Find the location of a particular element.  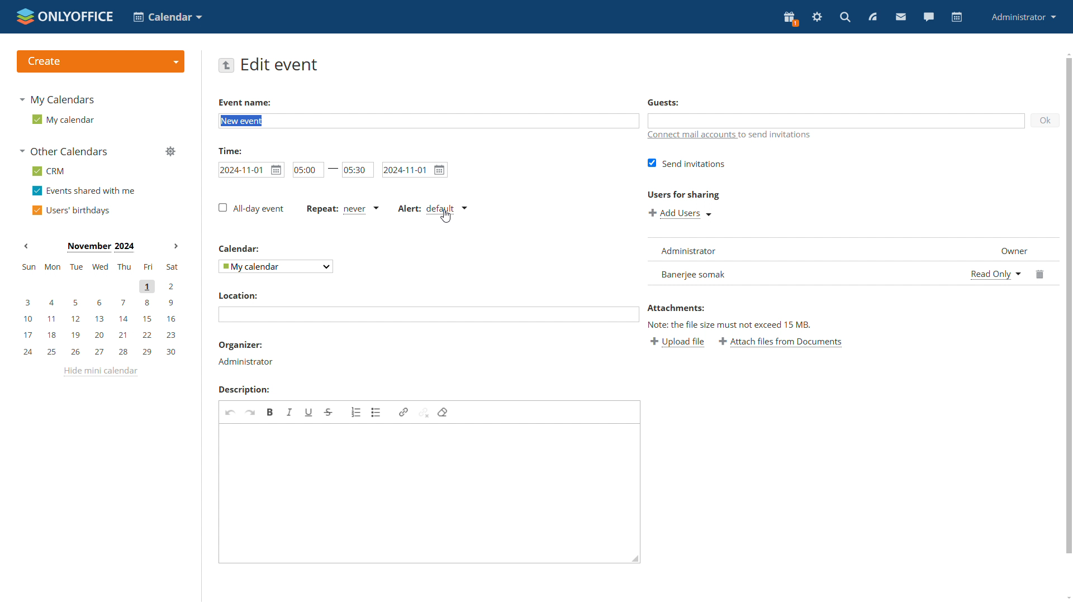

event start time is located at coordinates (251, 169).